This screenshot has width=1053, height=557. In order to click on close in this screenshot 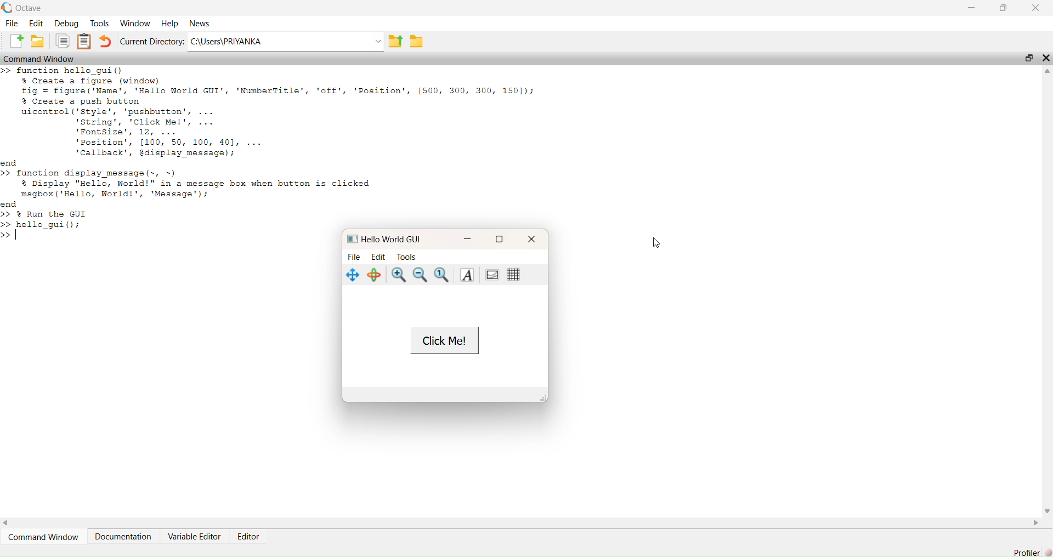, I will do `click(1036, 7)`.